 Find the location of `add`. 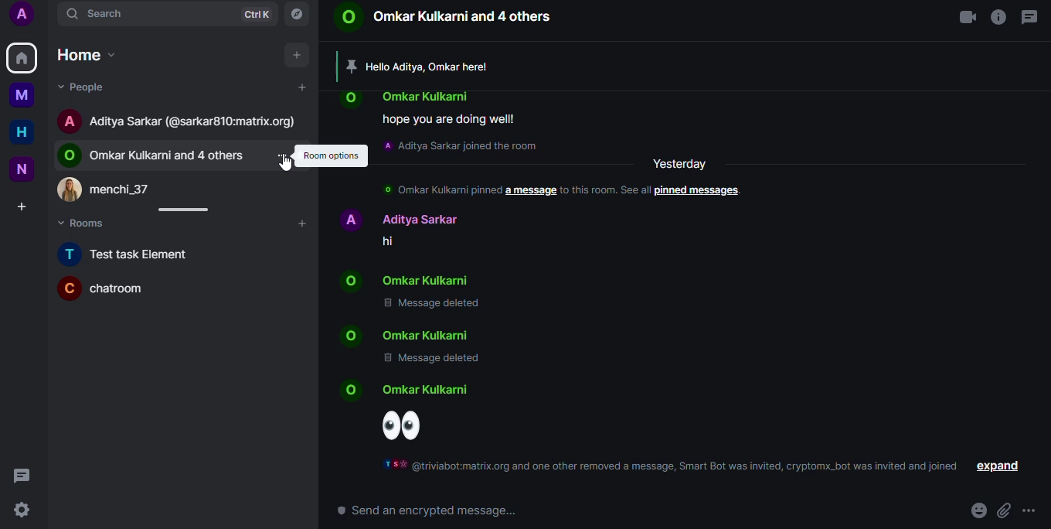

add is located at coordinates (296, 54).